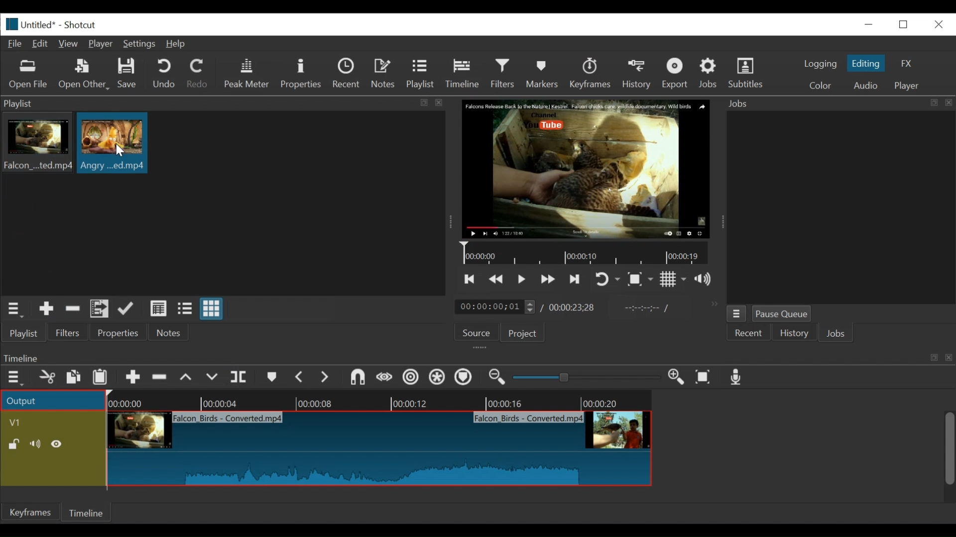 The image size is (956, 537). What do you see at coordinates (382, 449) in the screenshot?
I see `clip` at bounding box center [382, 449].